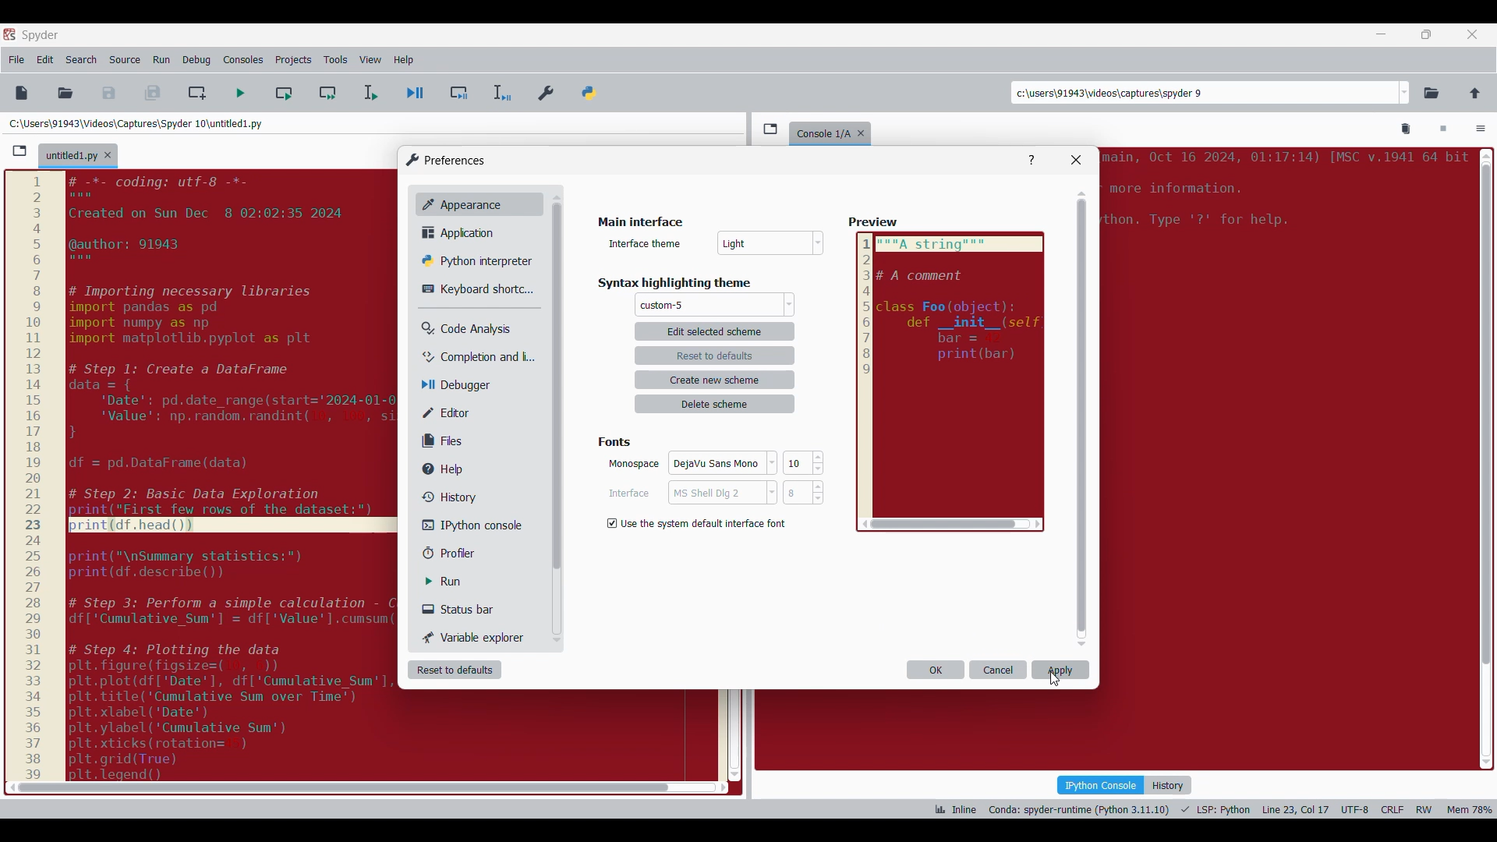 Image resolution: width=1497 pixels, height=842 pixels. What do you see at coordinates (1407, 129) in the screenshot?
I see `Remove all variables from namespace` at bounding box center [1407, 129].